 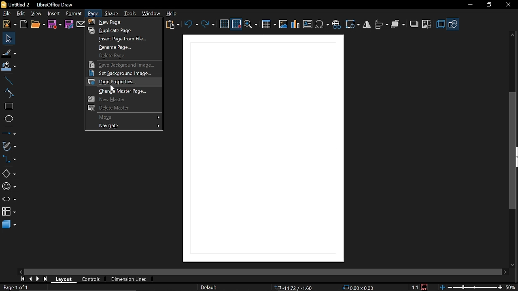 What do you see at coordinates (31, 279) in the screenshot?
I see `Previous` at bounding box center [31, 279].